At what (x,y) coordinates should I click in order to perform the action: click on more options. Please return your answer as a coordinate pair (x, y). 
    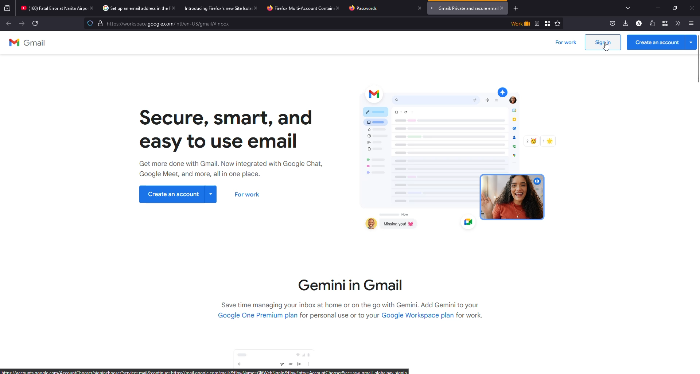
    Looking at the image, I should click on (693, 22).